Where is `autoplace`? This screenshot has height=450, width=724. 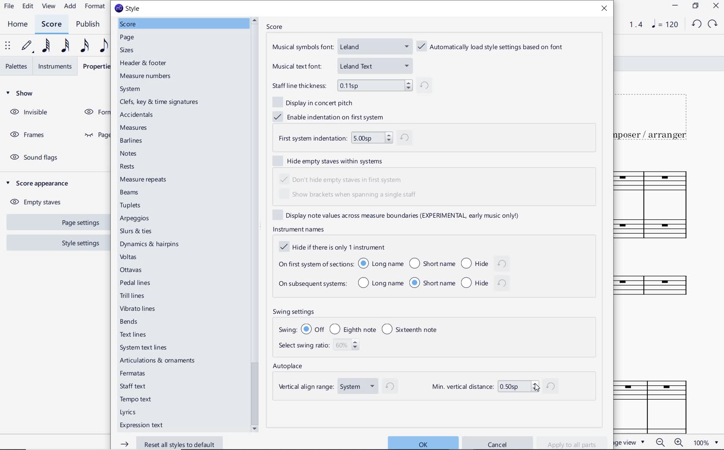
autoplace is located at coordinates (290, 367).